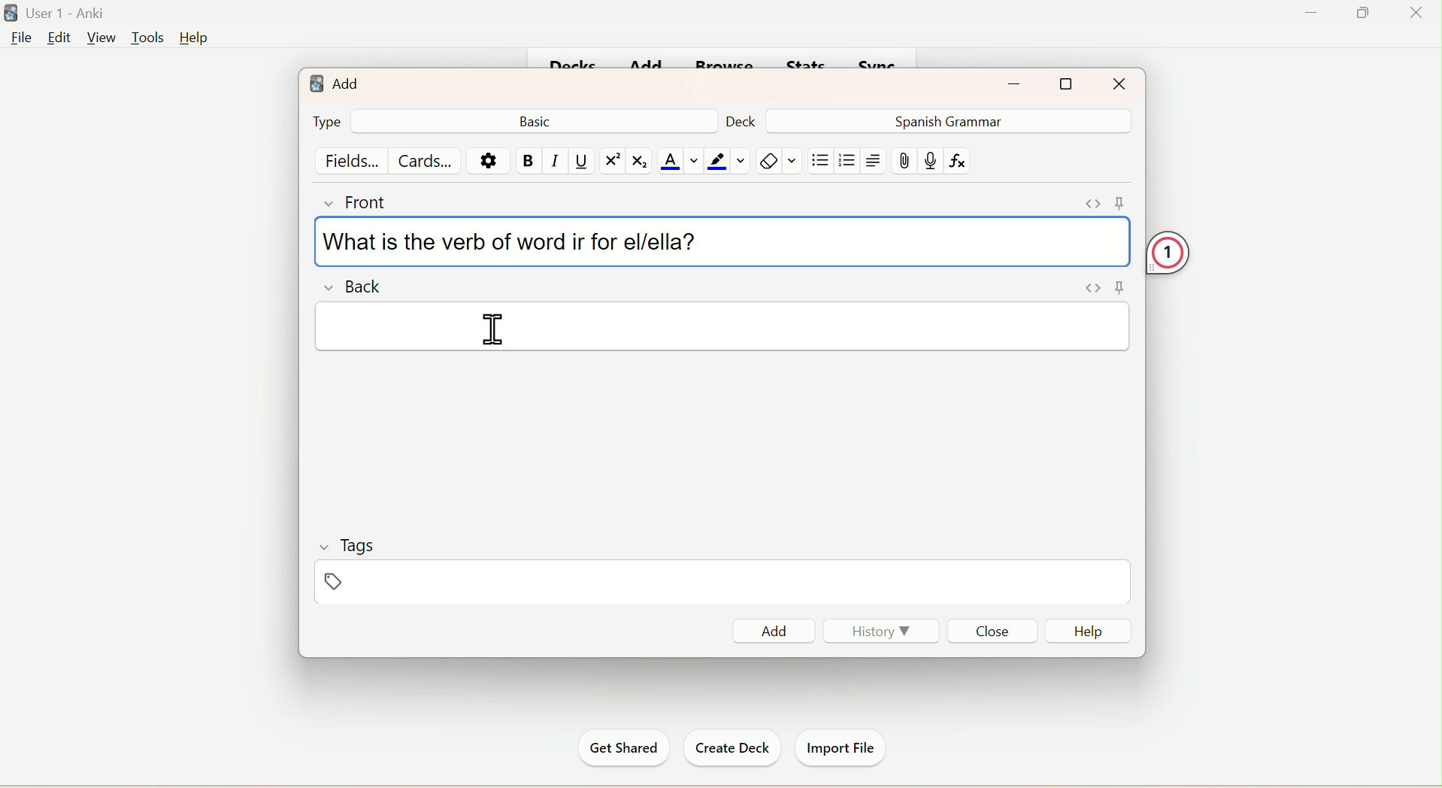 The width and height of the screenshot is (1442, 788). What do you see at coordinates (1192, 249) in the screenshot?
I see `Grammarly` at bounding box center [1192, 249].